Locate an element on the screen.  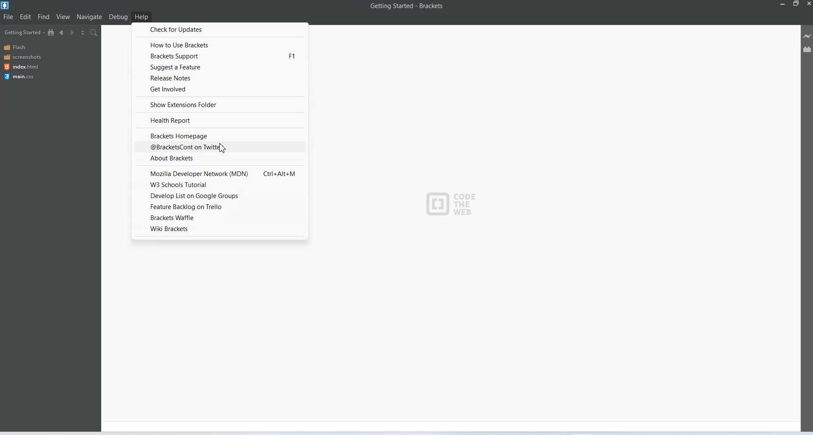
About Brackets is located at coordinates (220, 159).